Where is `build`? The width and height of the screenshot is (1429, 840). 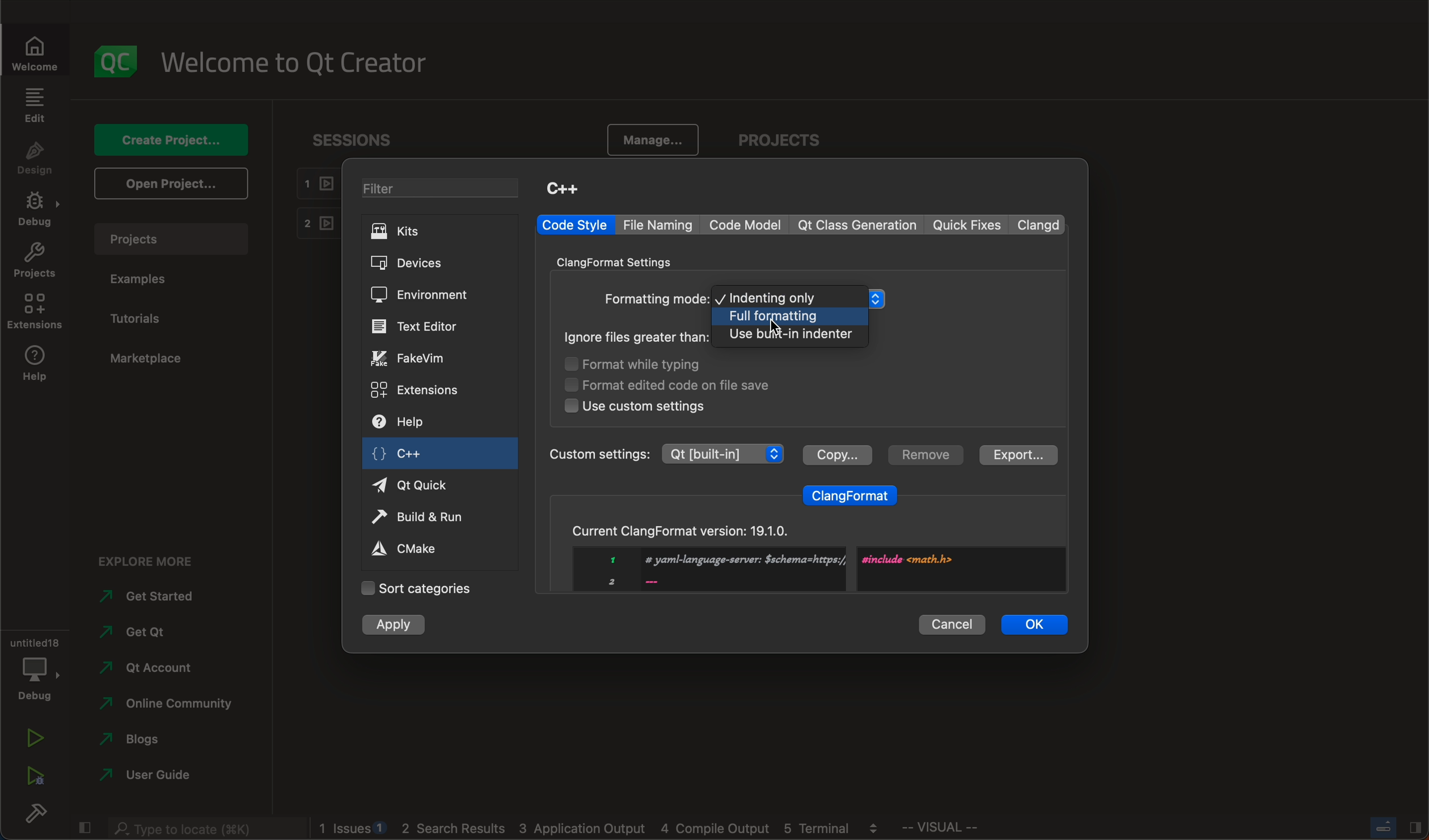
build is located at coordinates (34, 816).